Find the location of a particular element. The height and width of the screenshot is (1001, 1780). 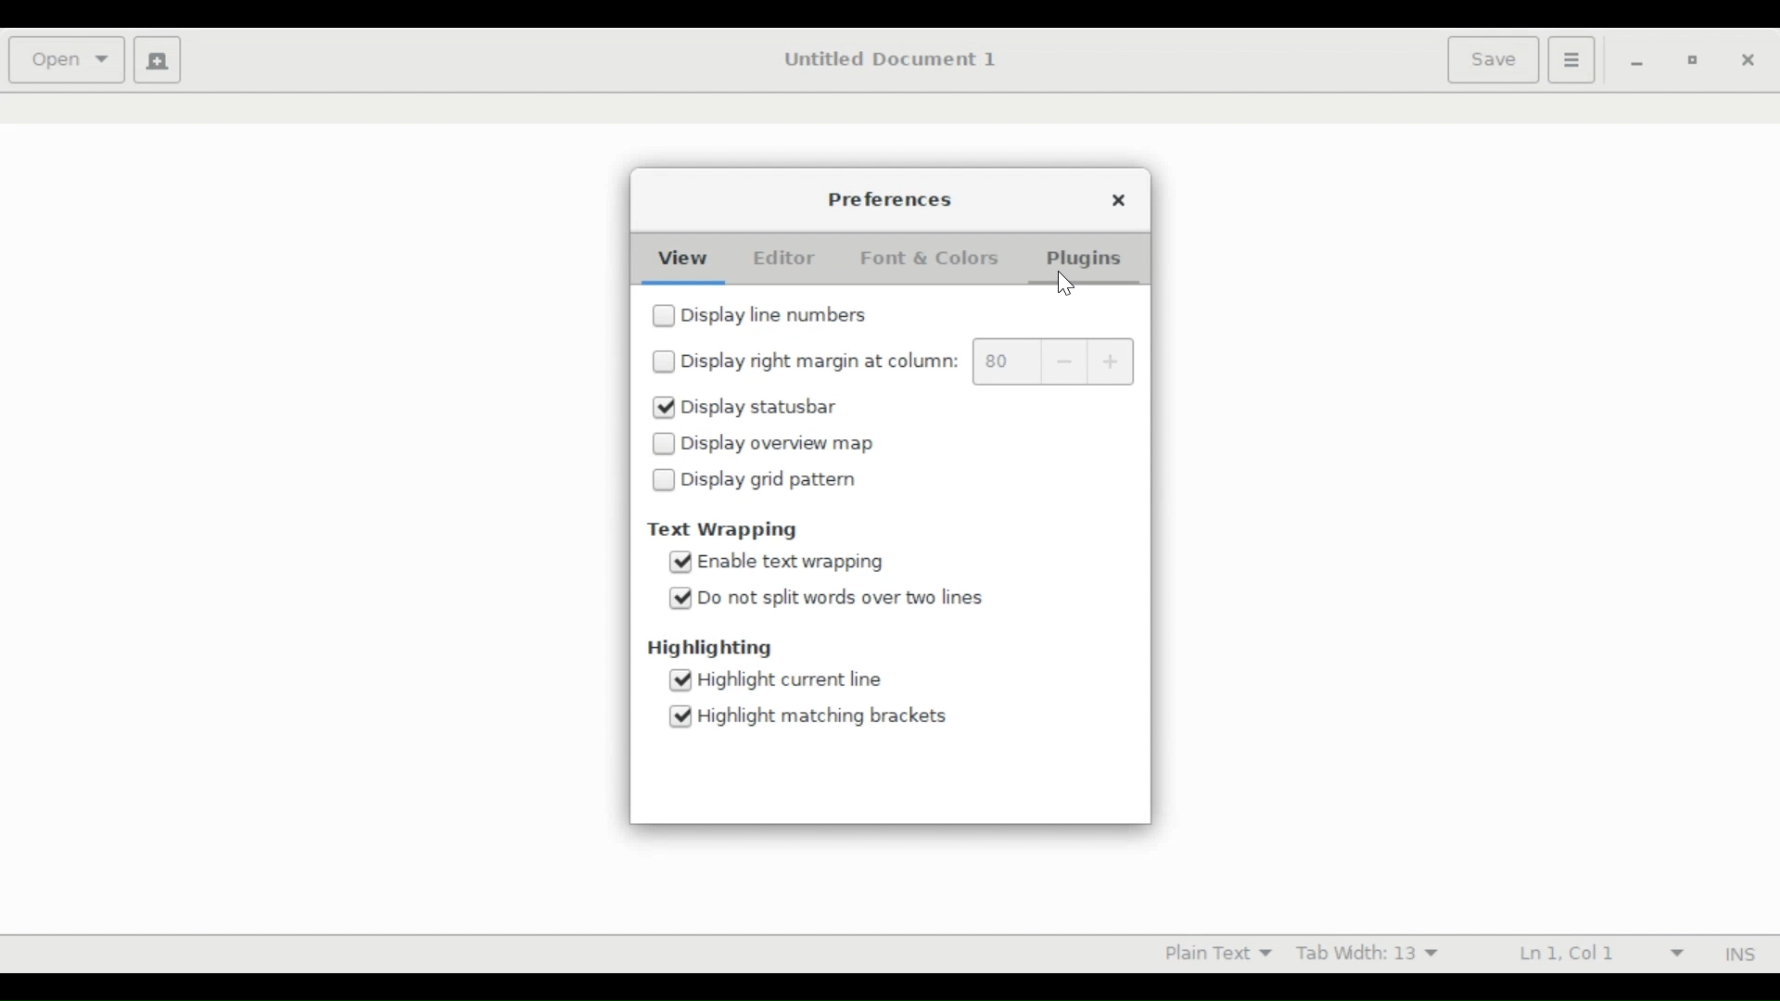

Unselected is located at coordinates (663, 315).